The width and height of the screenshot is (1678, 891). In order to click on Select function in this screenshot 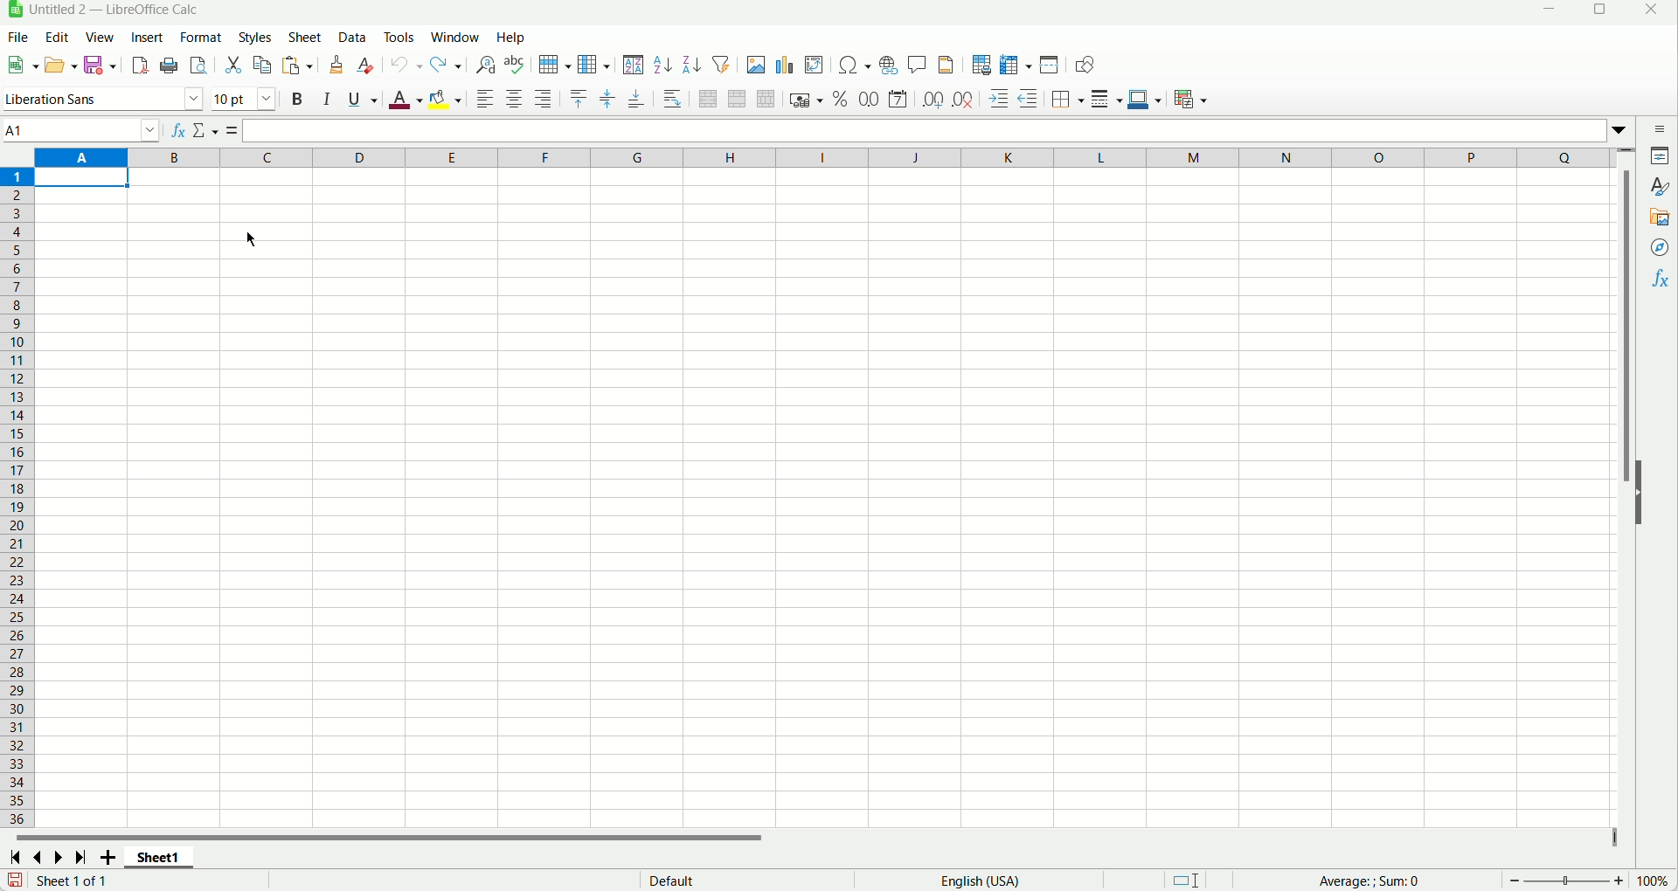, I will do `click(207, 132)`.